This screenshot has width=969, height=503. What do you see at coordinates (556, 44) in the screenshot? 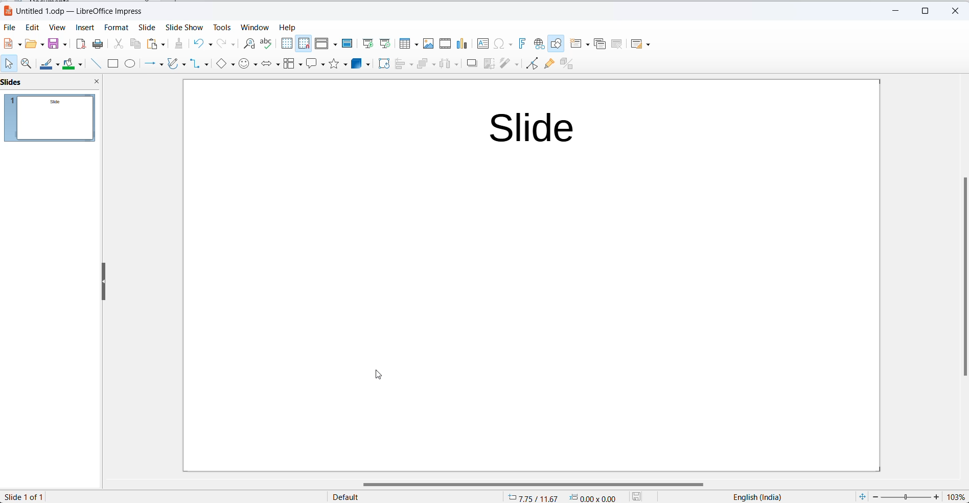
I see `show draw function` at bounding box center [556, 44].